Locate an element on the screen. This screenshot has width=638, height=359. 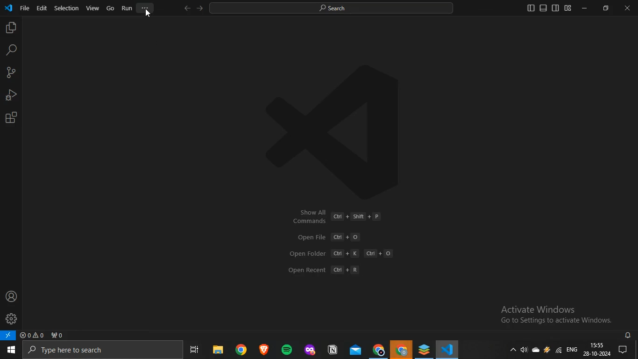
show hidden icons is located at coordinates (514, 352).